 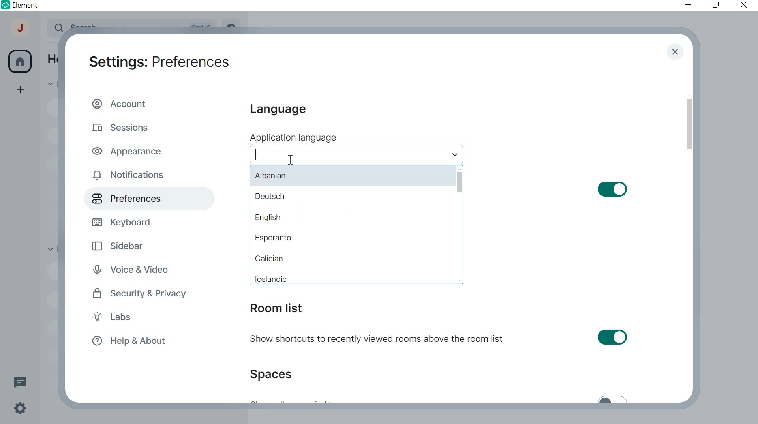 I want to click on ESPERANTO, so click(x=351, y=238).